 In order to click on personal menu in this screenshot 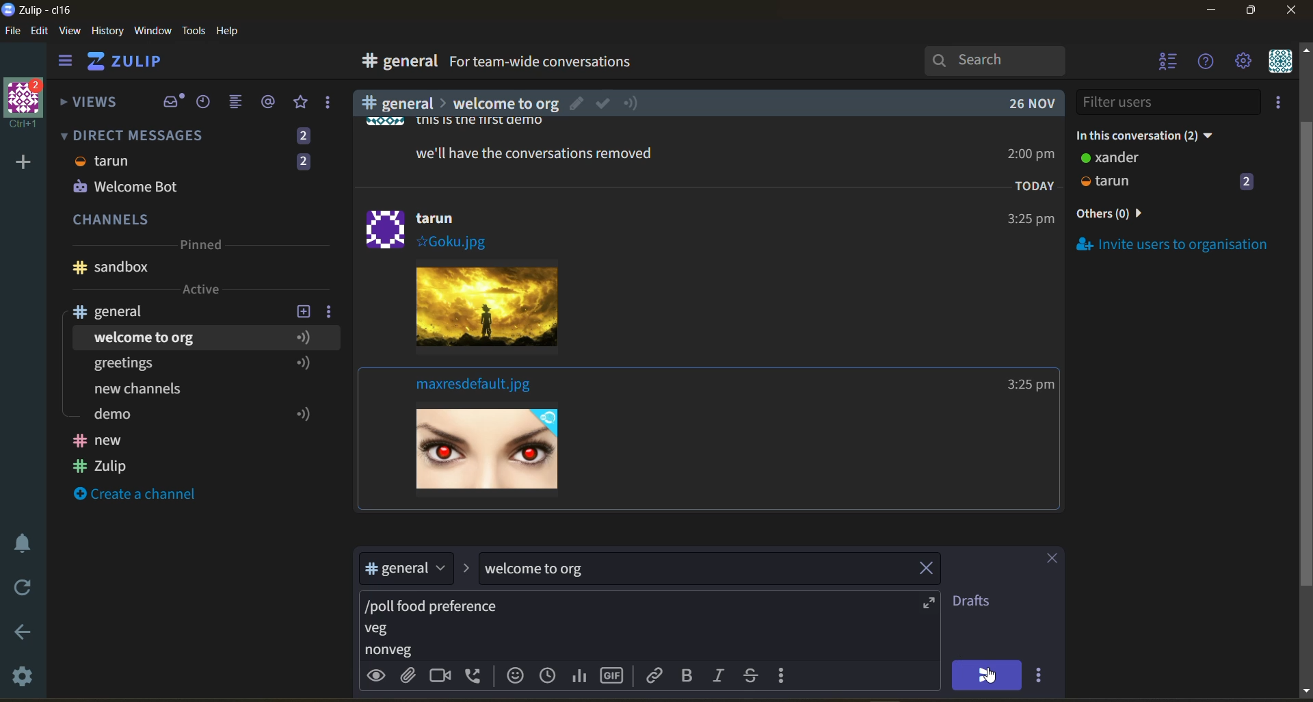, I will do `click(1279, 62)`.